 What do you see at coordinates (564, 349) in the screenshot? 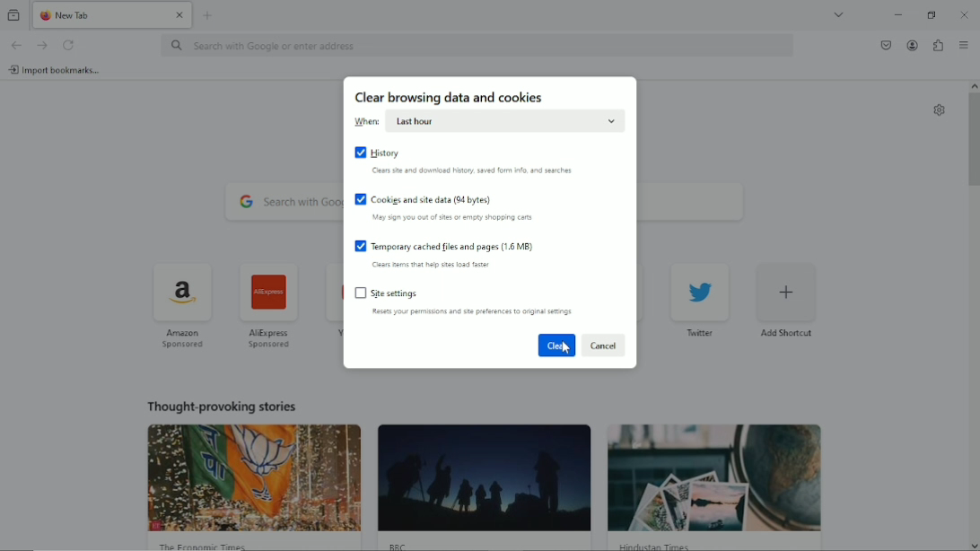
I see `cursor` at bounding box center [564, 349].